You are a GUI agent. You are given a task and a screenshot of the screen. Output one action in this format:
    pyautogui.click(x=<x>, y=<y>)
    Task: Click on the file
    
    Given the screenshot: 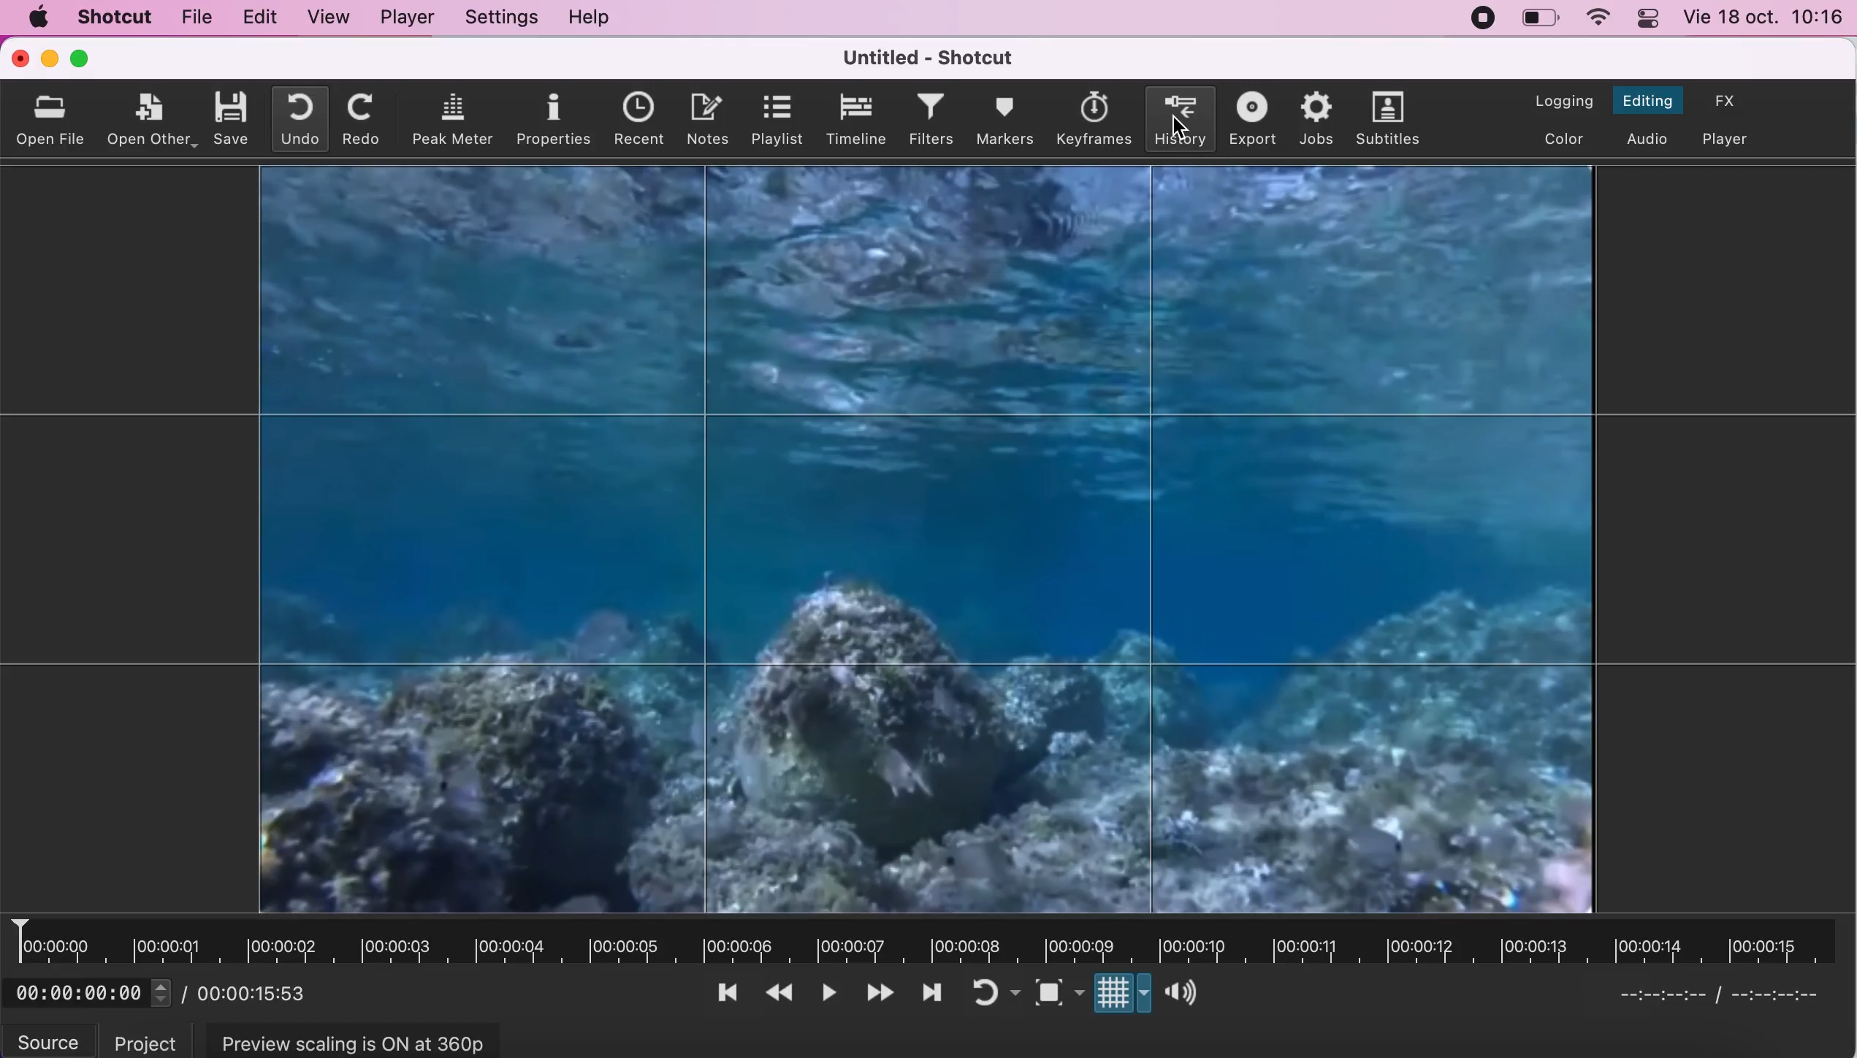 What is the action you would take?
    pyautogui.click(x=195, y=20)
    